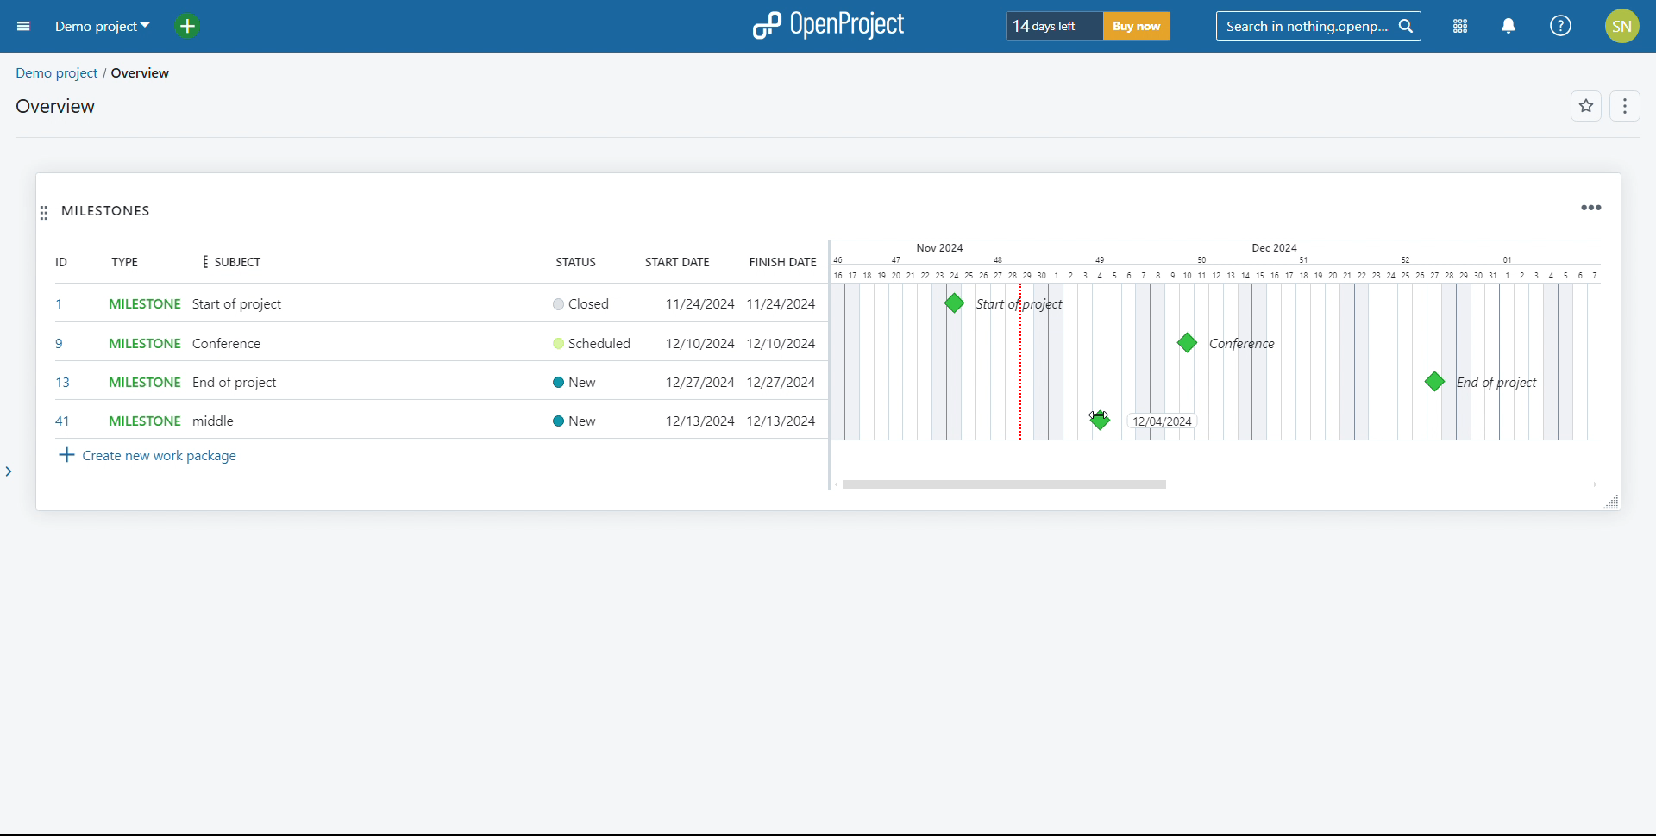 The width and height of the screenshot is (1656, 836). Describe the element at coordinates (1433, 382) in the screenshot. I see `milestone 13` at that location.